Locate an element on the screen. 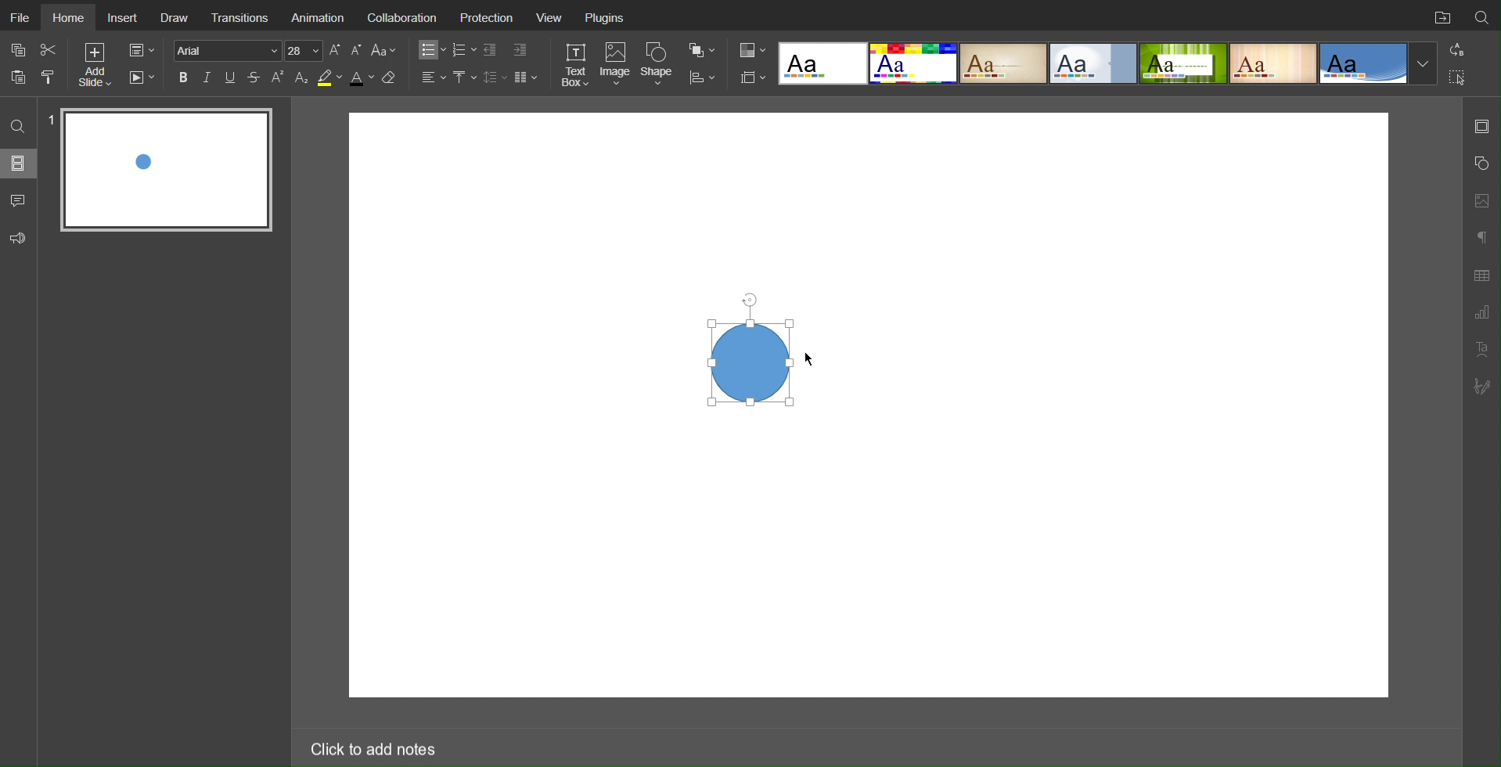  Slide Settings is located at coordinates (140, 51).